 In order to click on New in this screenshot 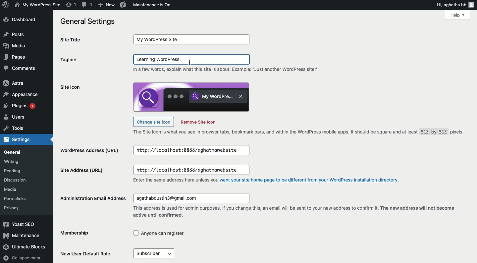, I will do `click(106, 5)`.